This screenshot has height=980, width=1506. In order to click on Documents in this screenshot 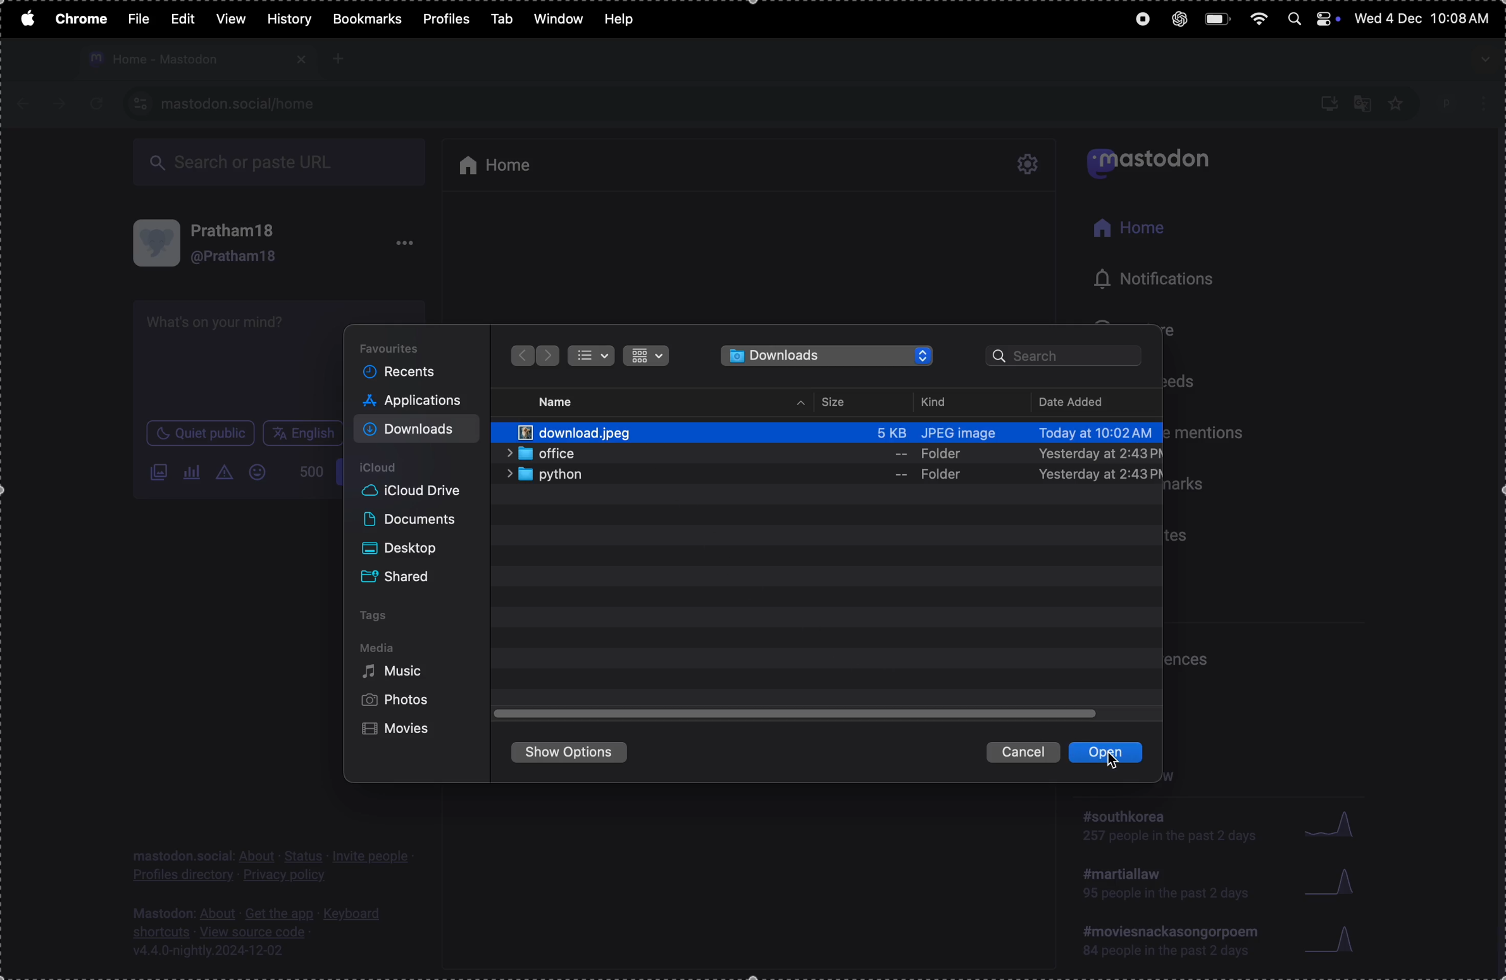, I will do `click(413, 520)`.